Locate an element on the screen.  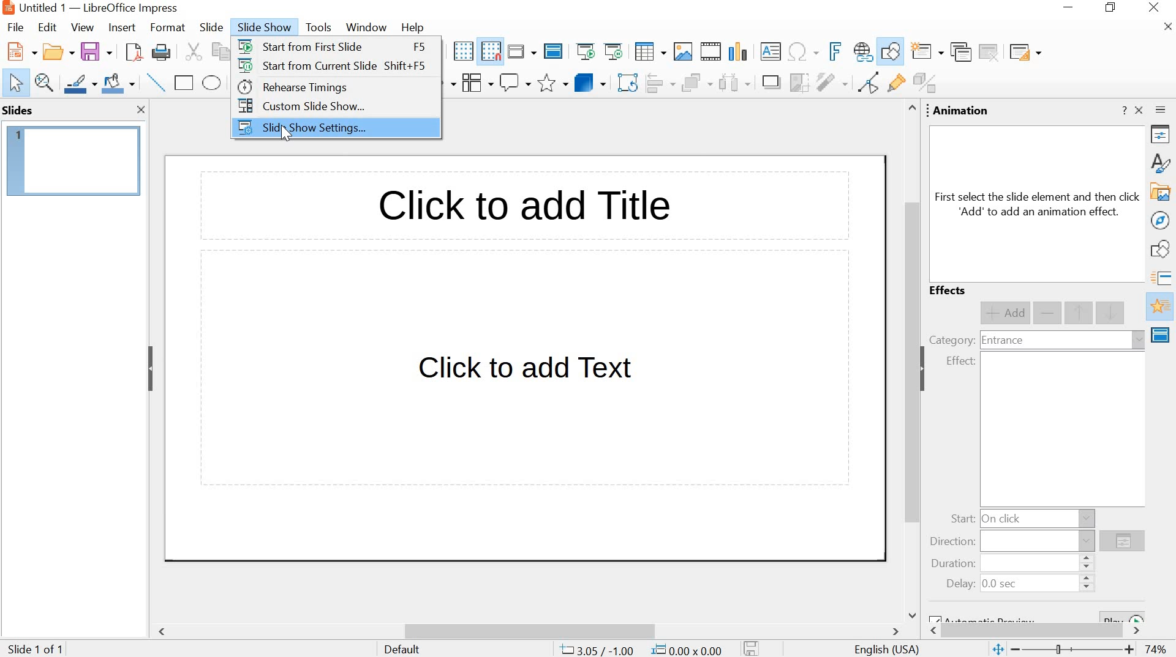
rehearse timings is located at coordinates (292, 87).